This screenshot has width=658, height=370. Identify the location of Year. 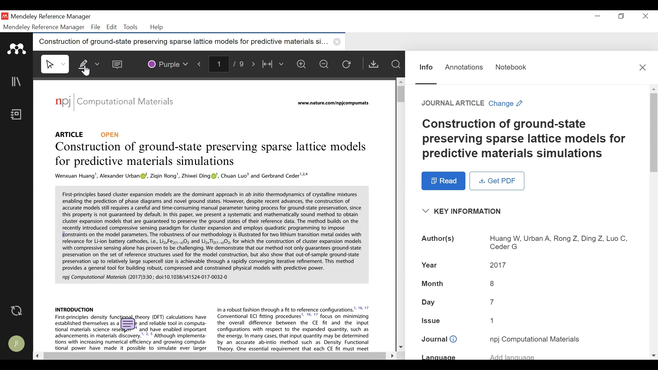
(431, 264).